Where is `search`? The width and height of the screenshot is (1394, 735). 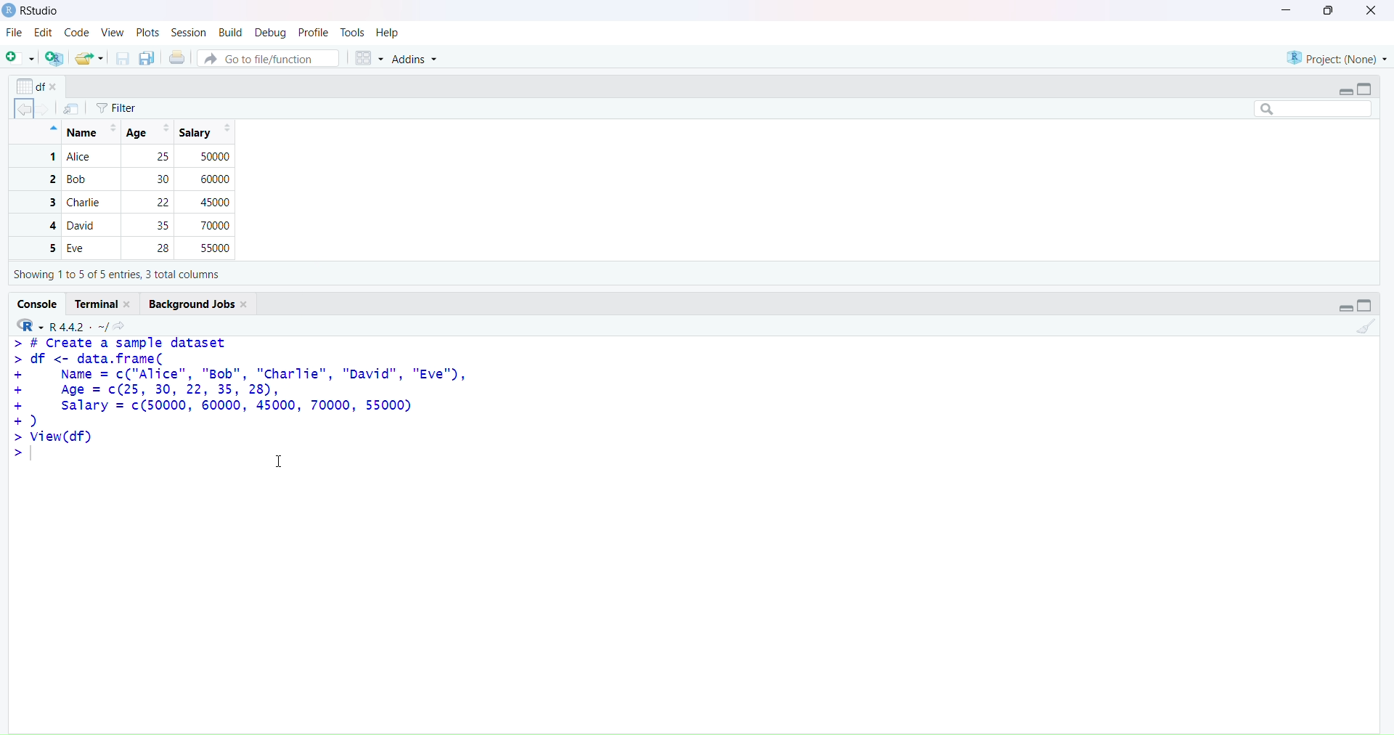 search is located at coordinates (1305, 109).